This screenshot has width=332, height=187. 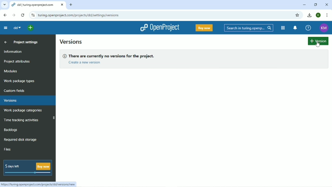 What do you see at coordinates (26, 42) in the screenshot?
I see `Project settings` at bounding box center [26, 42].